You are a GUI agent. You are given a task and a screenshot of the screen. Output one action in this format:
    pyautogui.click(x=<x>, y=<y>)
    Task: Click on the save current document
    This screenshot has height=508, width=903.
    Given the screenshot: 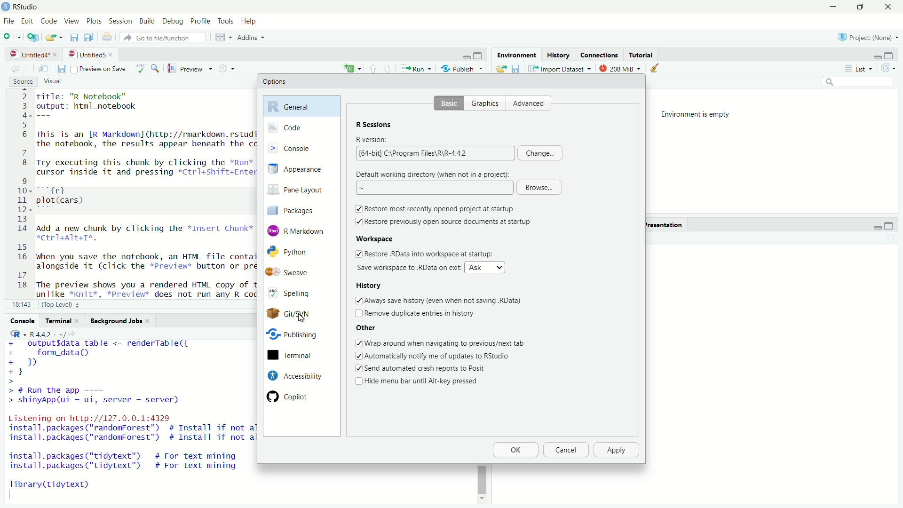 What is the action you would take?
    pyautogui.click(x=74, y=37)
    